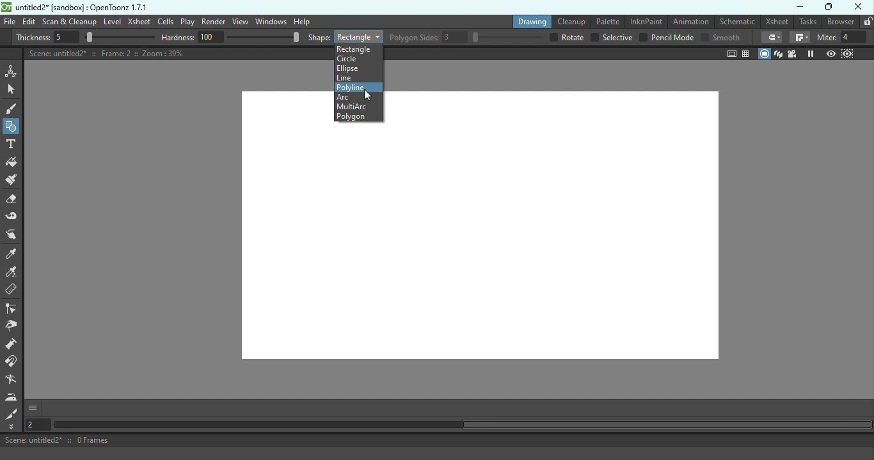 This screenshot has height=460, width=874. Describe the element at coordinates (351, 88) in the screenshot. I see `Polyline` at that location.